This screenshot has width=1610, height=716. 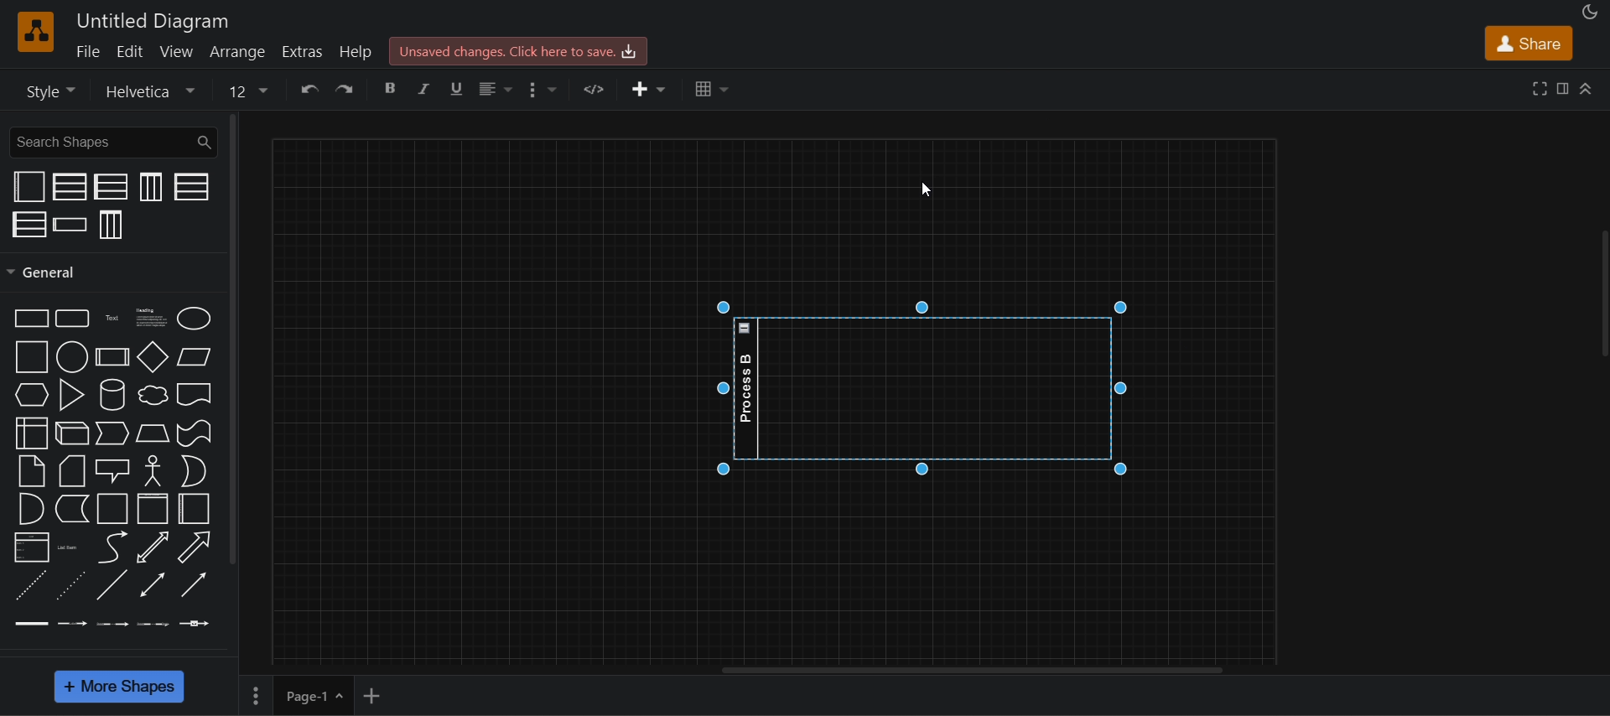 I want to click on square, so click(x=29, y=357).